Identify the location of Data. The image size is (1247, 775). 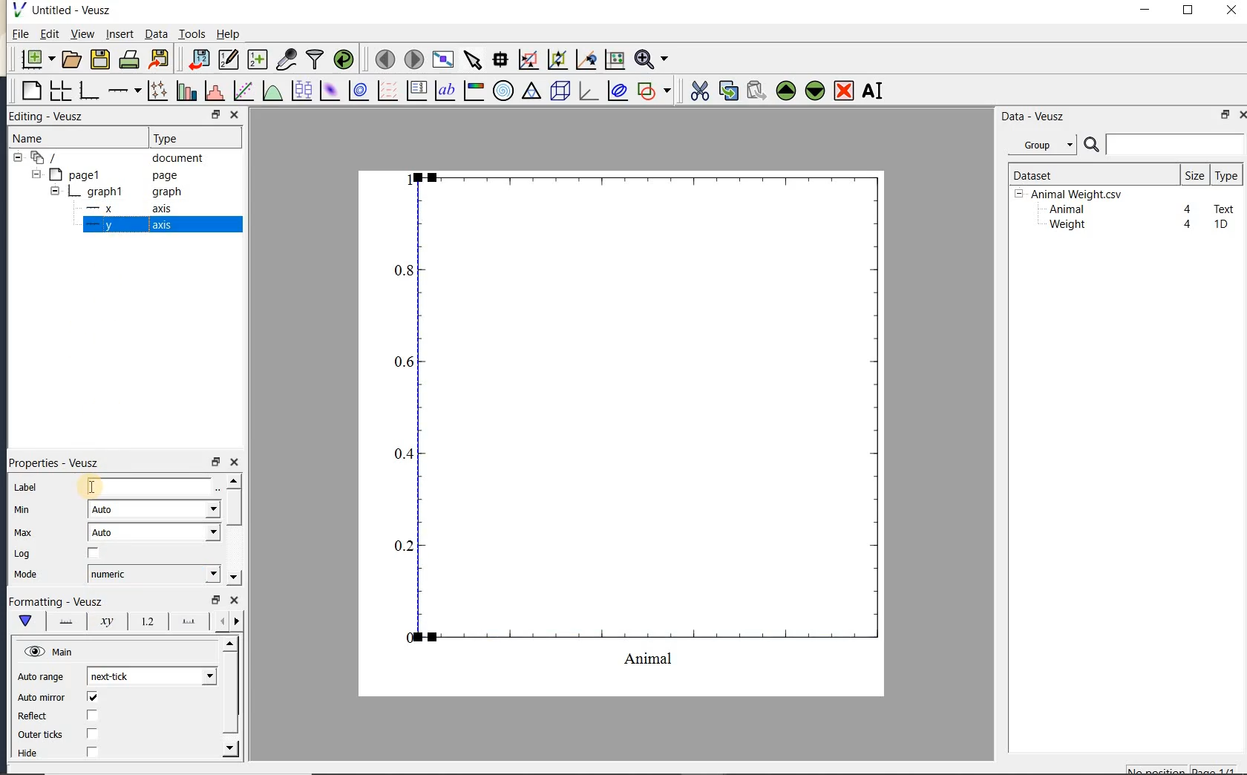
(156, 33).